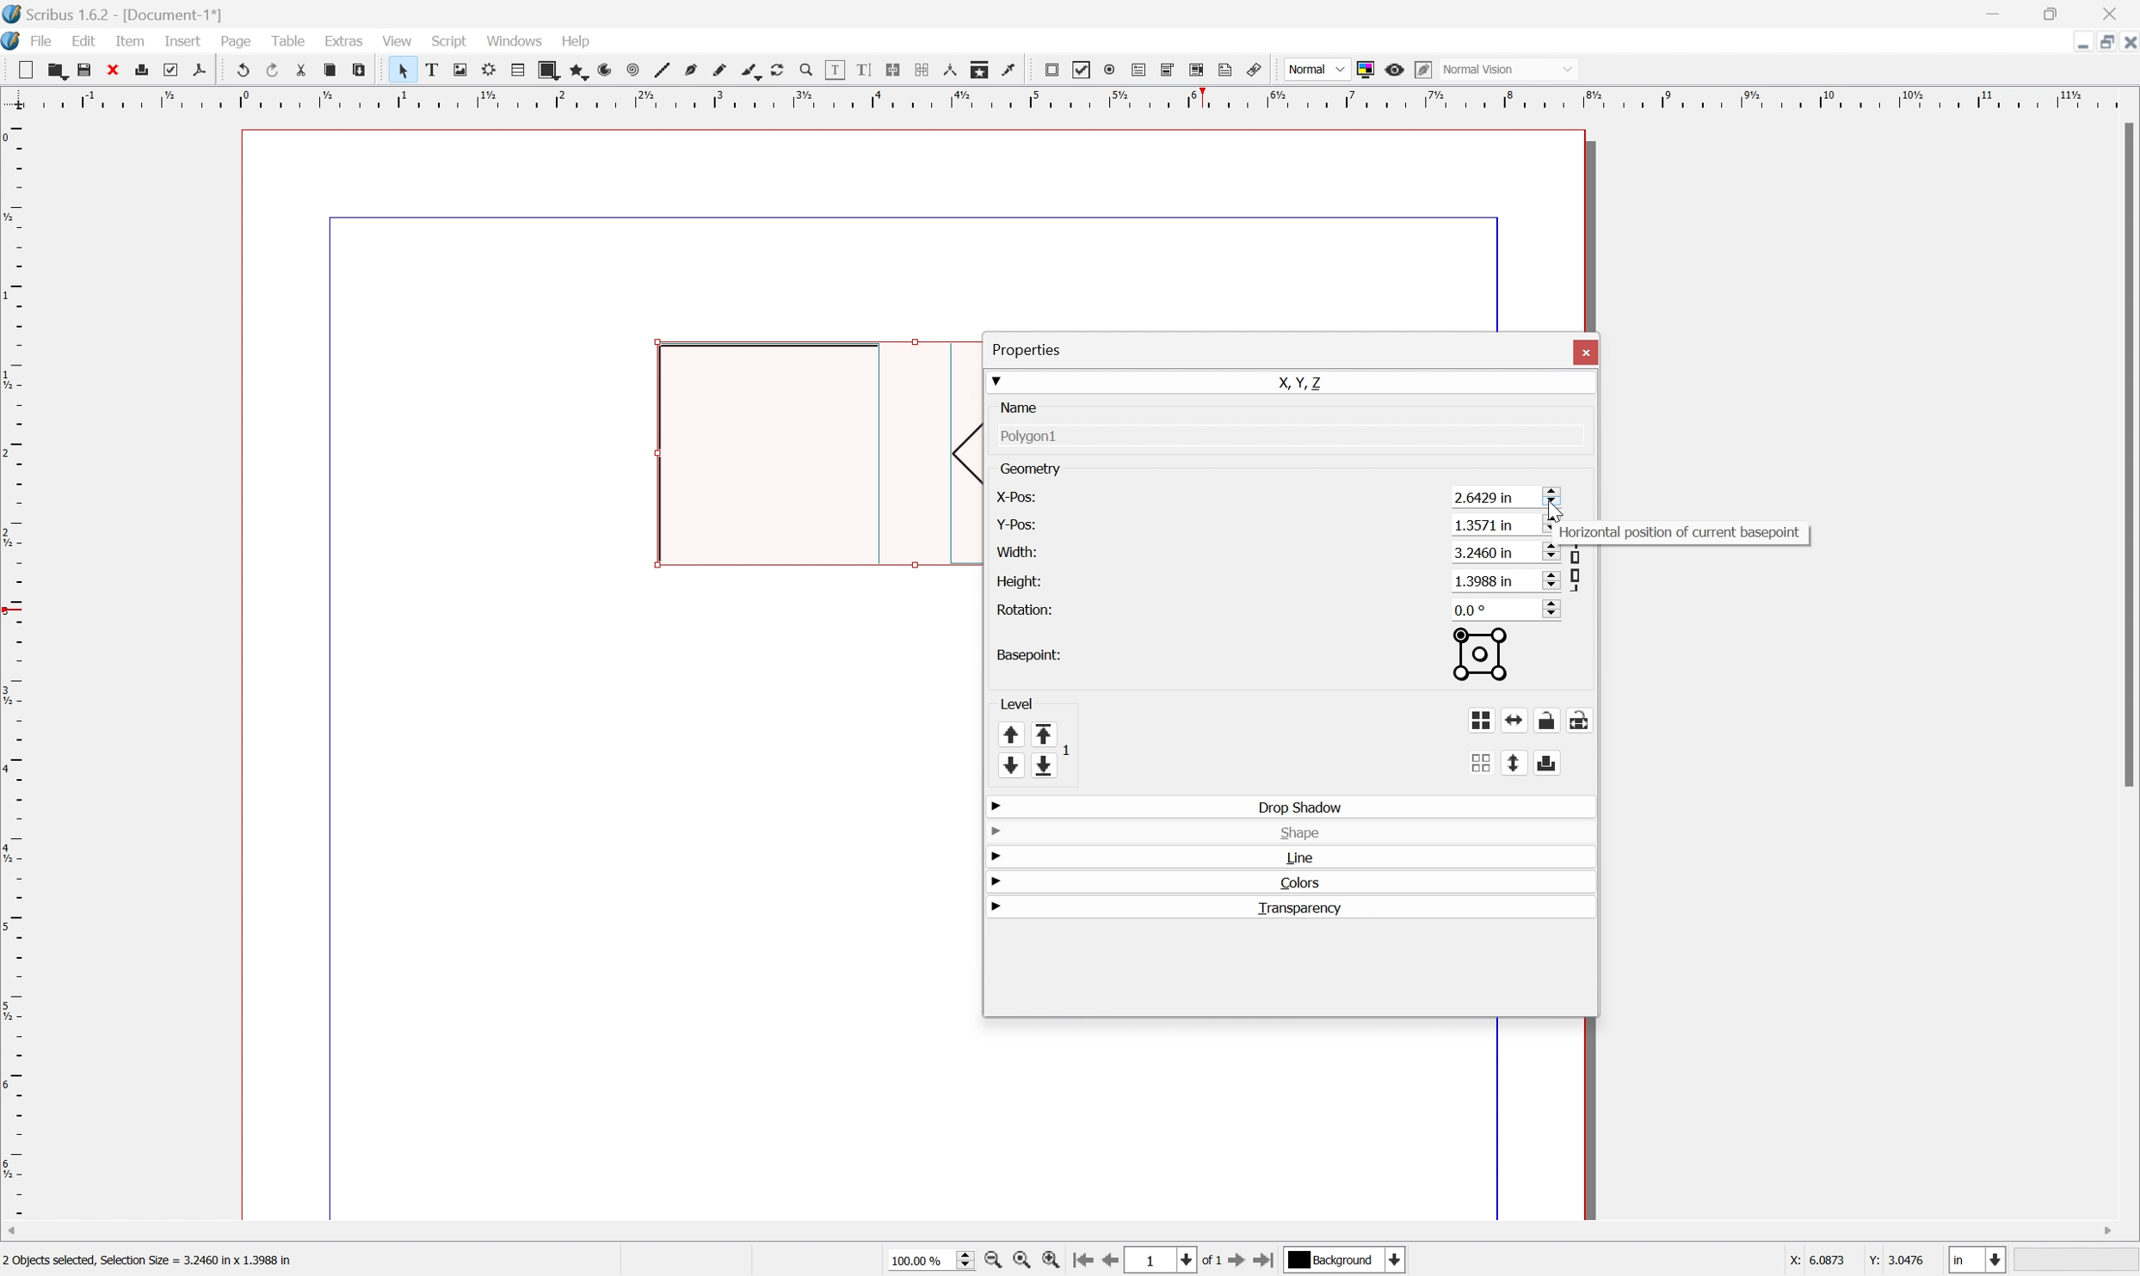 This screenshot has height=1276, width=2140. What do you see at coordinates (1300, 805) in the screenshot?
I see `drop shadow` at bounding box center [1300, 805].